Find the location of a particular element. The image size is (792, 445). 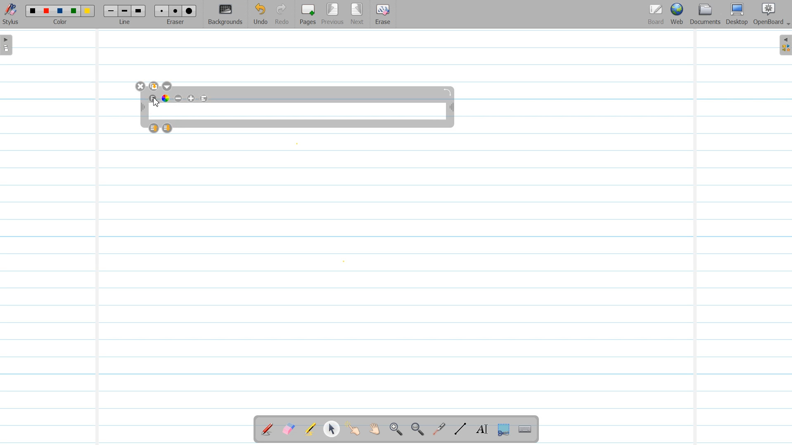

Capture part of the screen is located at coordinates (503, 430).